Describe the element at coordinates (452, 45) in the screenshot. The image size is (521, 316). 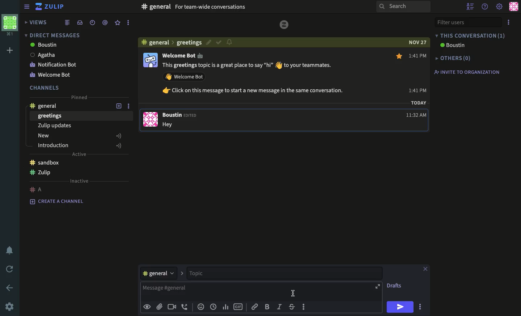
I see `boustin` at that location.